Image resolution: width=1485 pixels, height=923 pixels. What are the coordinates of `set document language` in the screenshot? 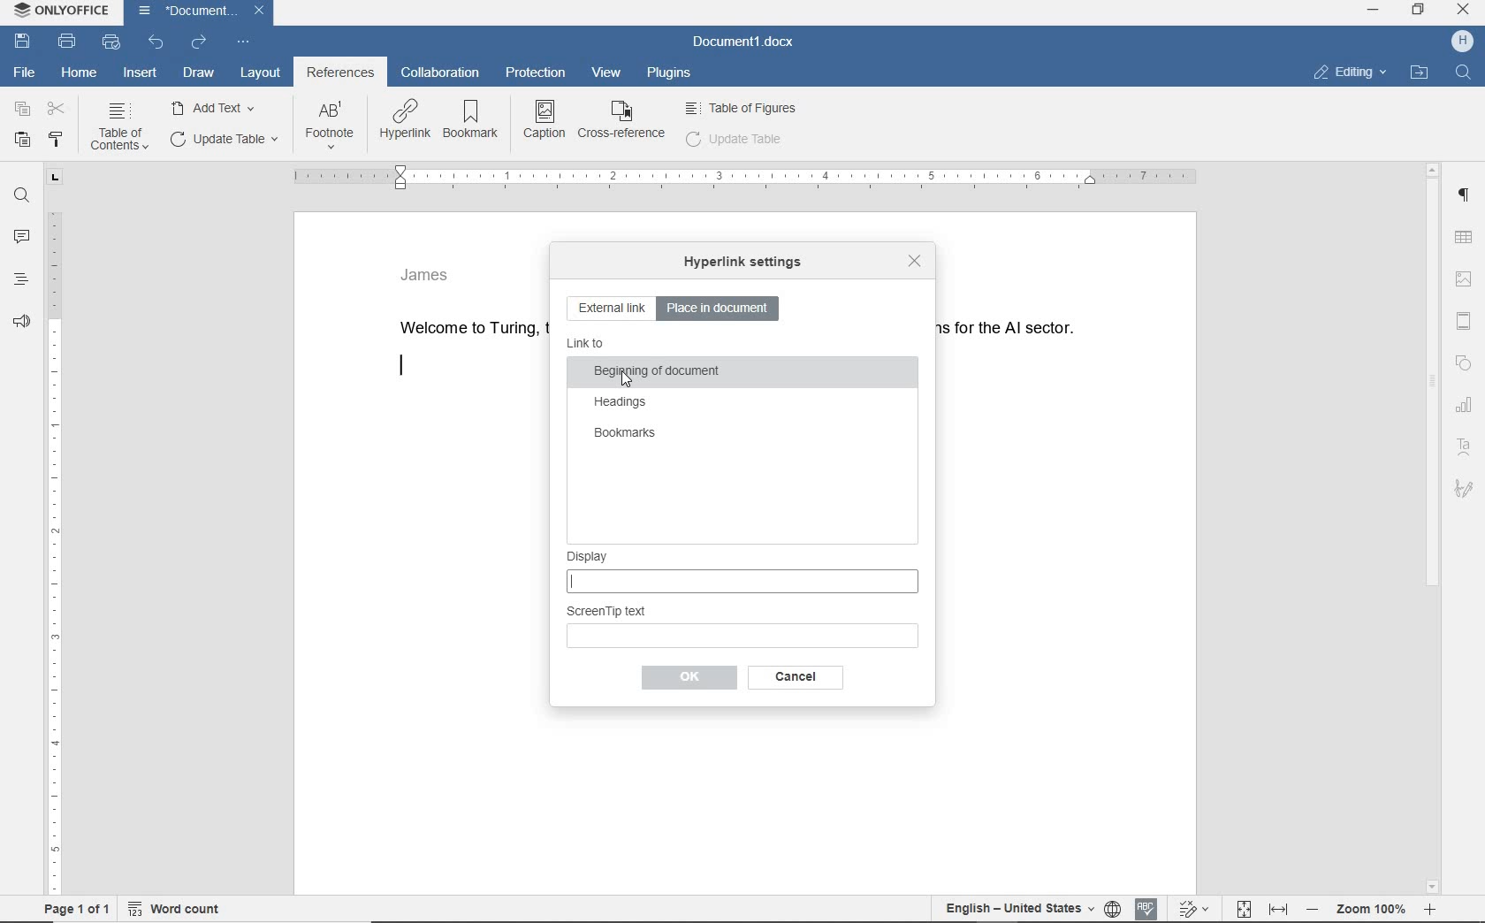 It's located at (1113, 910).